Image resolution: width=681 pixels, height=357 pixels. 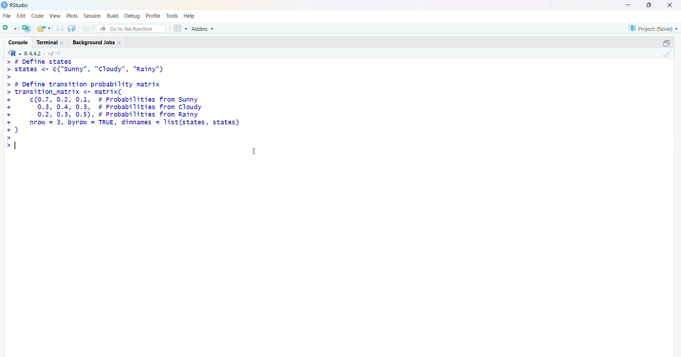 I want to click on view the current working directory, so click(x=60, y=53).